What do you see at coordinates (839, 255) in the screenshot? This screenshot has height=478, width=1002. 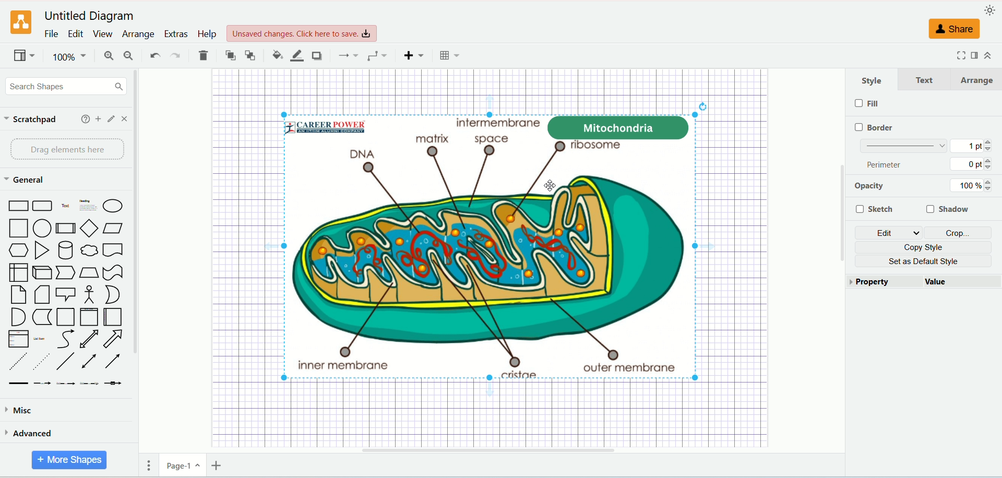 I see `Vertical Scroll Bar` at bounding box center [839, 255].